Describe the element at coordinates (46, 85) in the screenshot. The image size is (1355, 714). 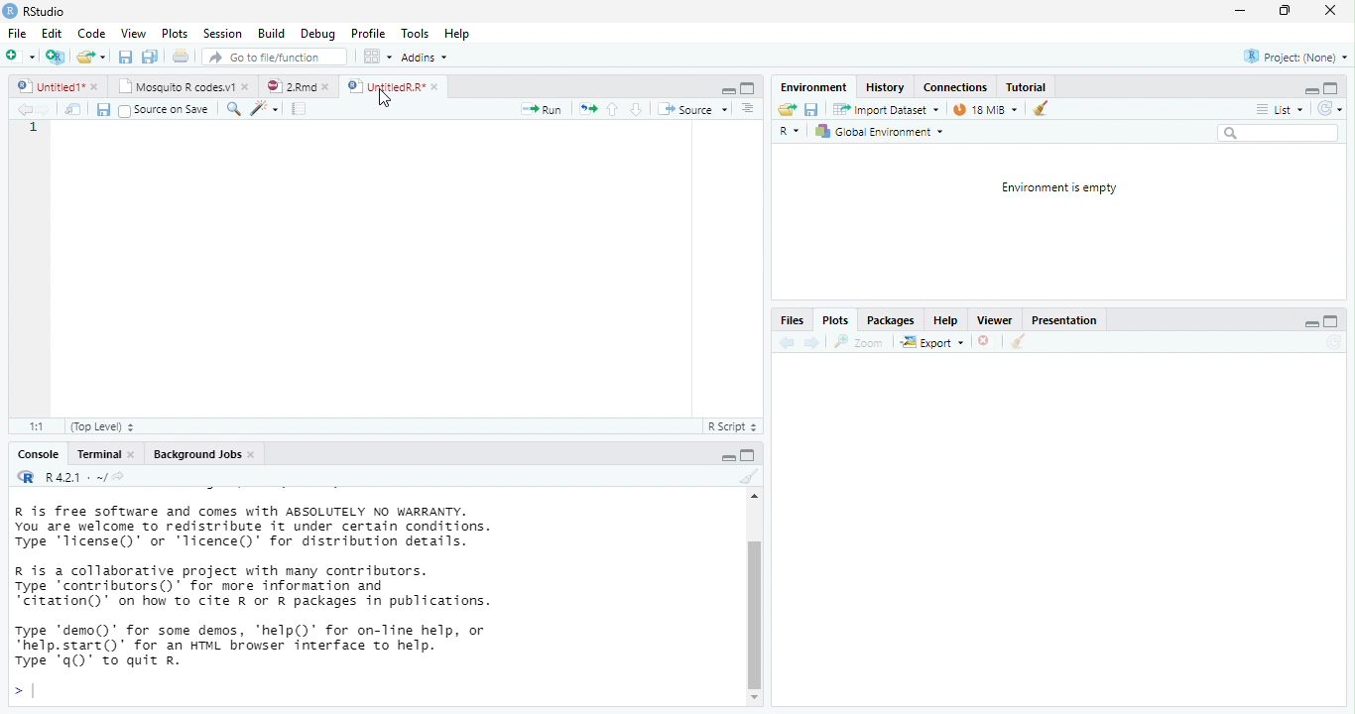
I see `untitled 1` at that location.